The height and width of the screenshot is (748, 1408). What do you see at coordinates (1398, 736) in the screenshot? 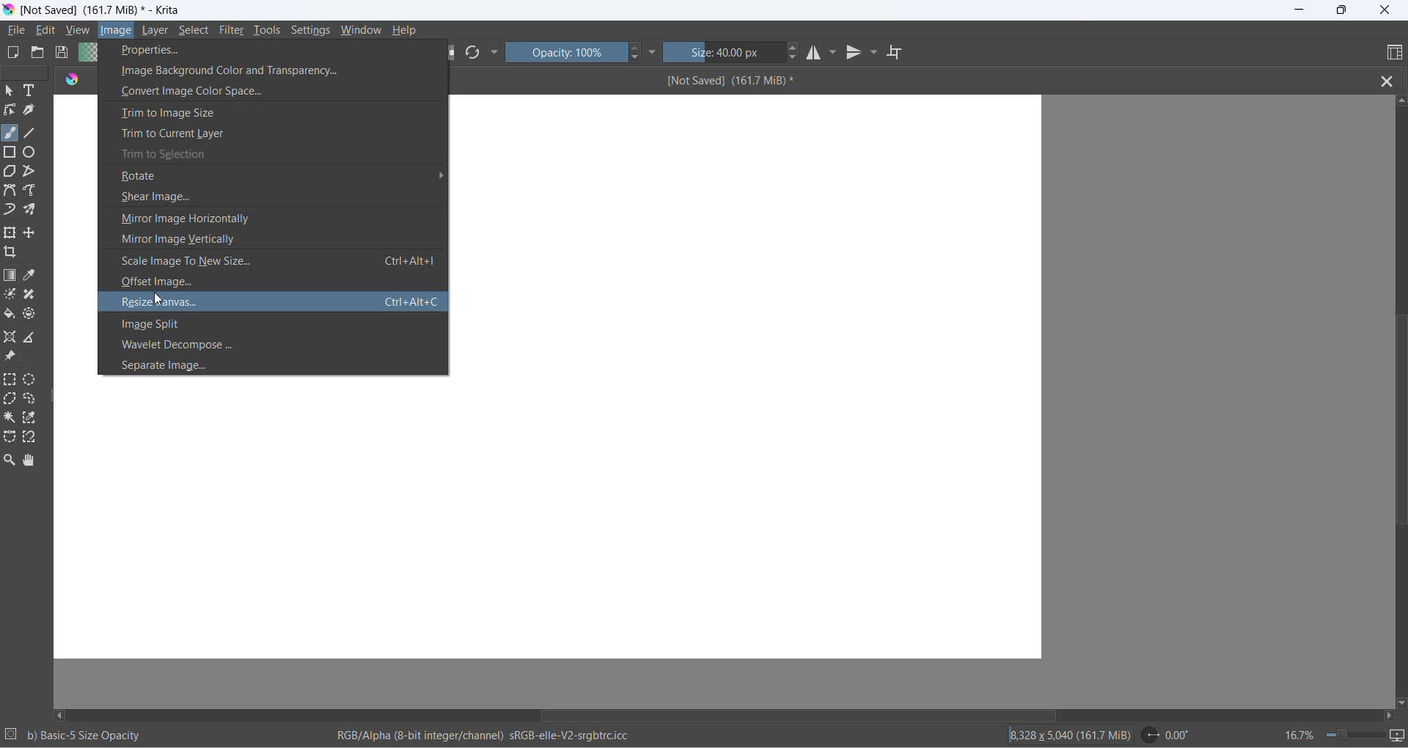
I see `slideshow` at bounding box center [1398, 736].